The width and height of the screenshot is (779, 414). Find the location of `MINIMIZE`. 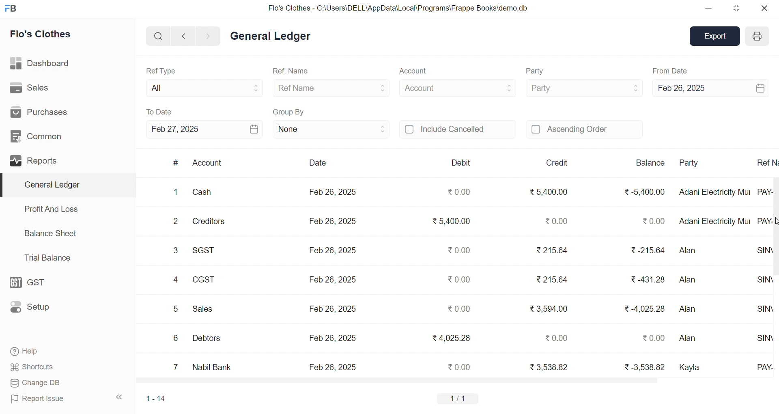

MINIMIZE is located at coordinates (709, 9).